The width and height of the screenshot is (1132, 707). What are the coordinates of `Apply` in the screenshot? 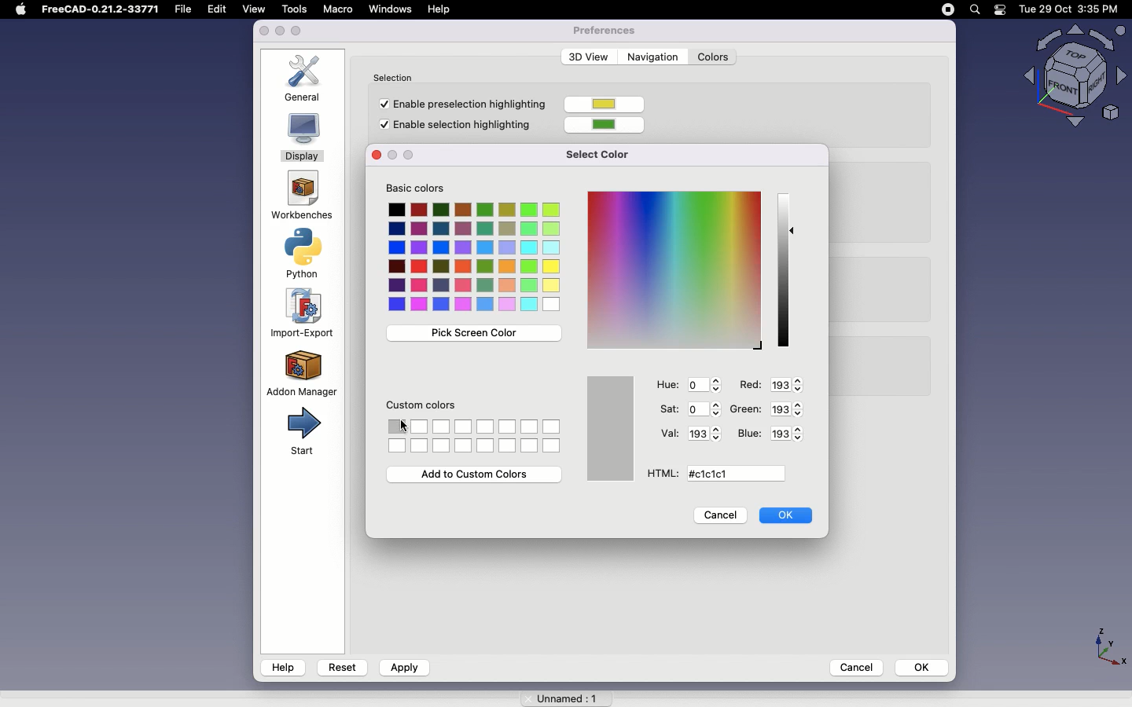 It's located at (403, 668).